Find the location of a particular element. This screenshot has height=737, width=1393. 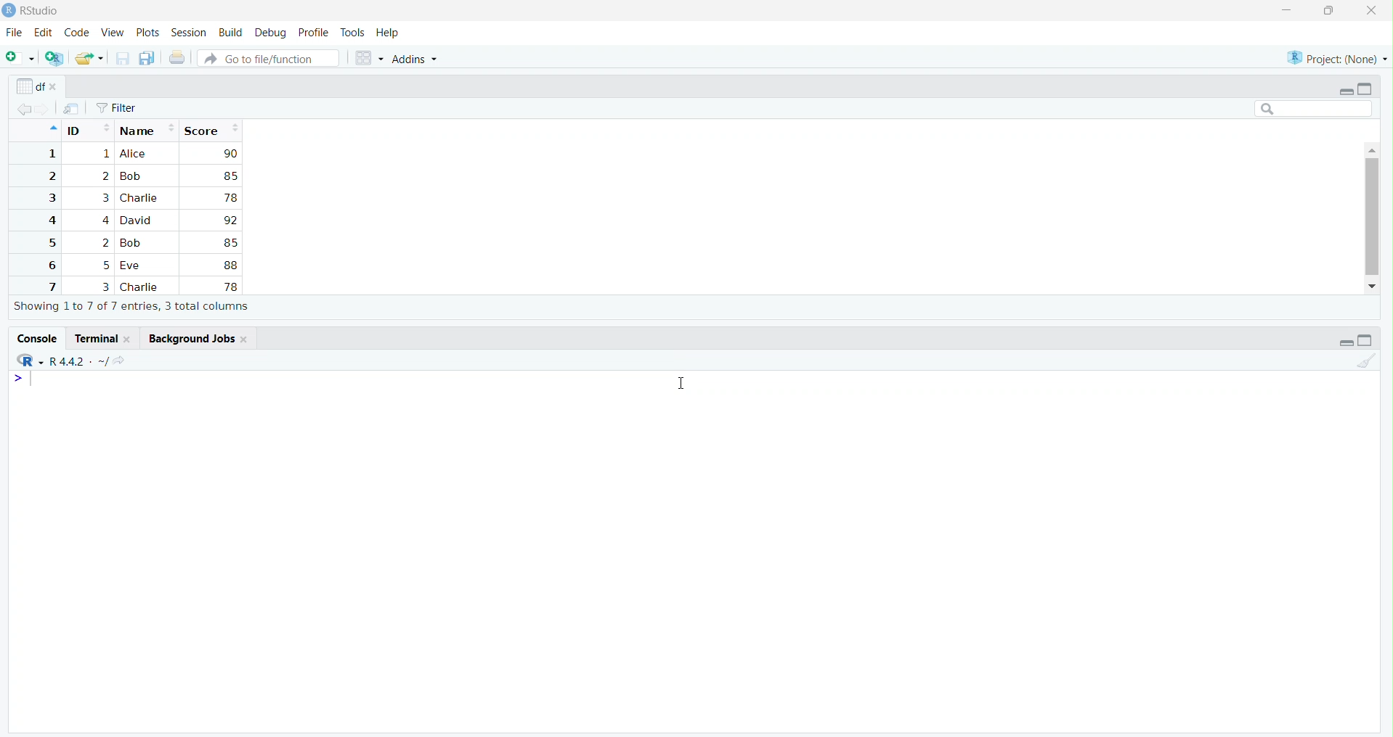

Bob is located at coordinates (134, 243).